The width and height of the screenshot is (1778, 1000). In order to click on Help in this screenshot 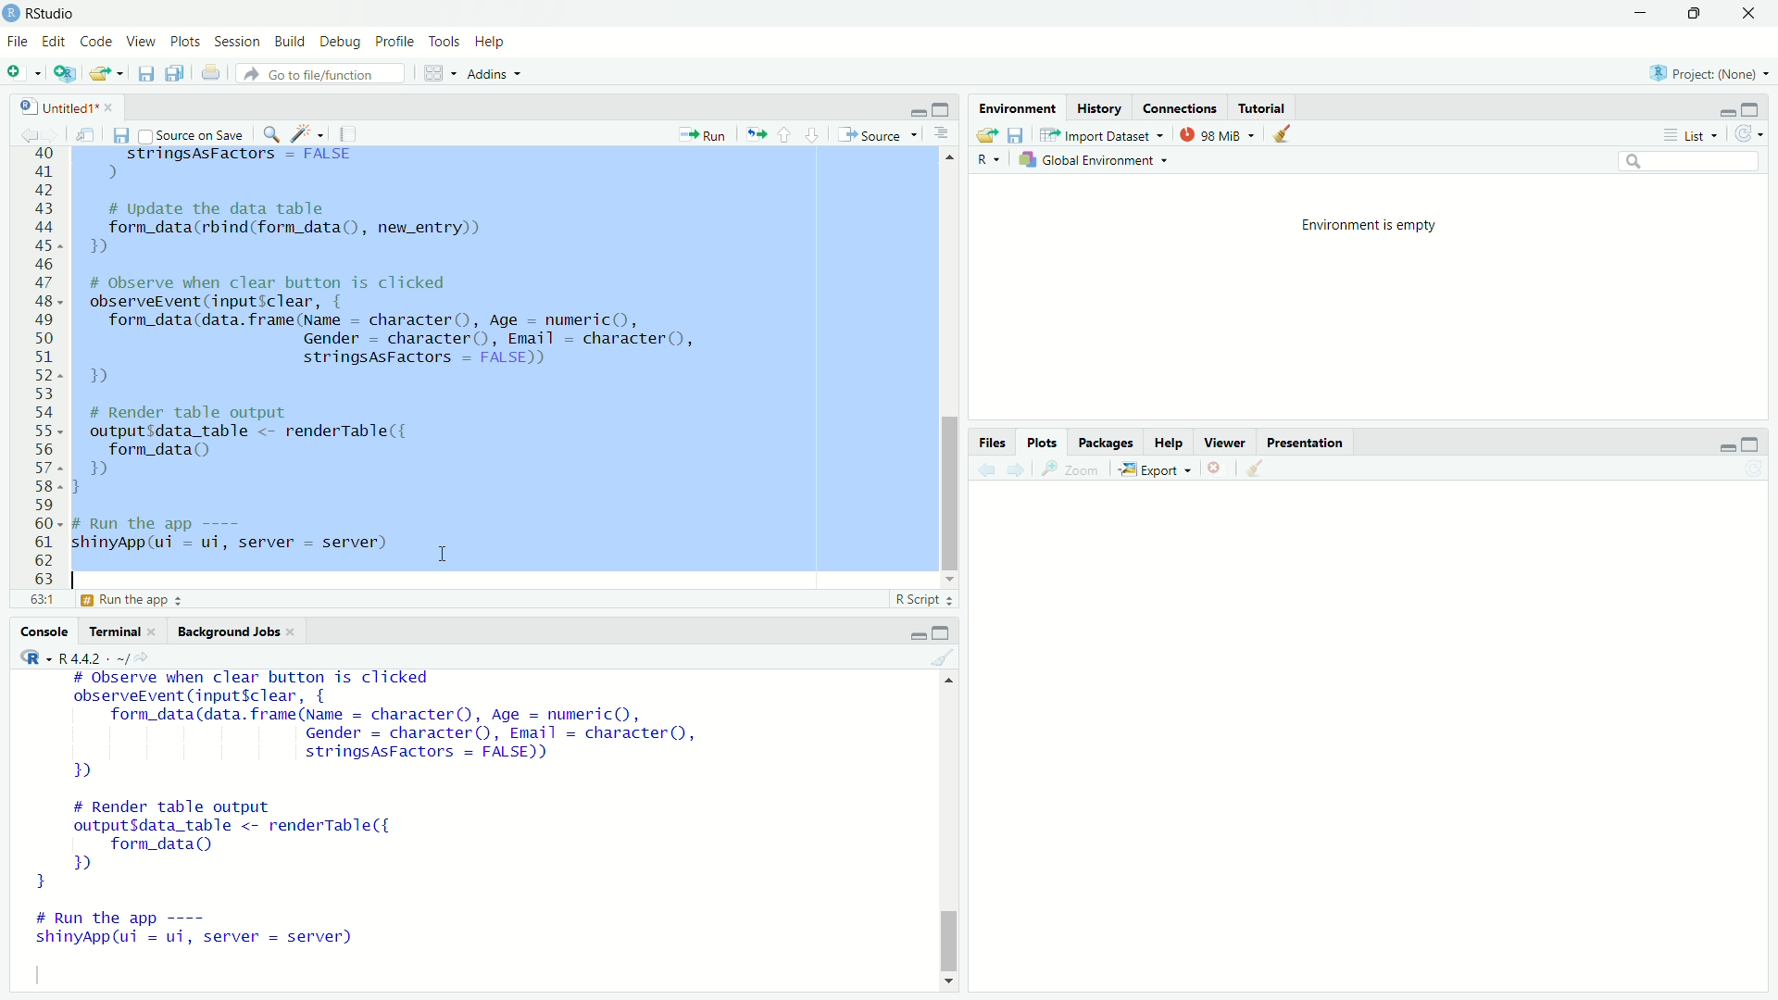, I will do `click(492, 41)`.